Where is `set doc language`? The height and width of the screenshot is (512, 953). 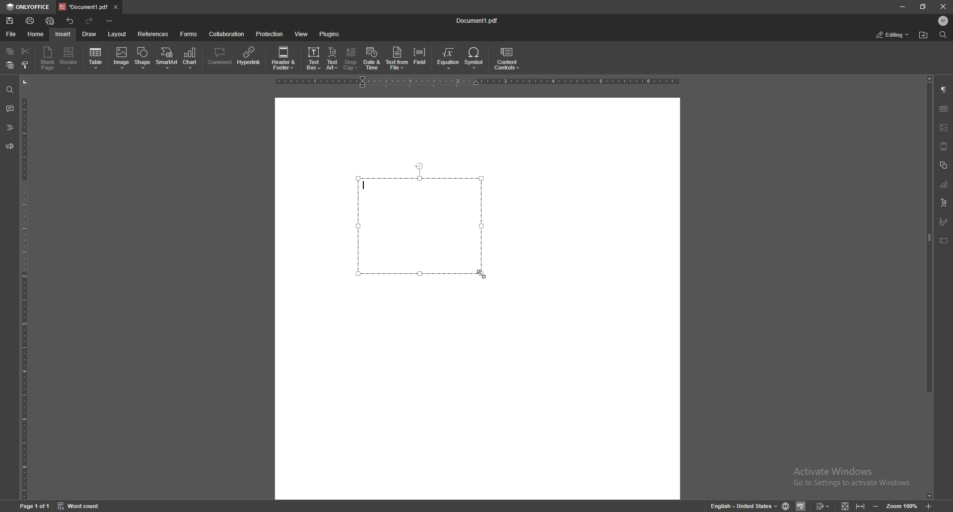
set doc language is located at coordinates (786, 506).